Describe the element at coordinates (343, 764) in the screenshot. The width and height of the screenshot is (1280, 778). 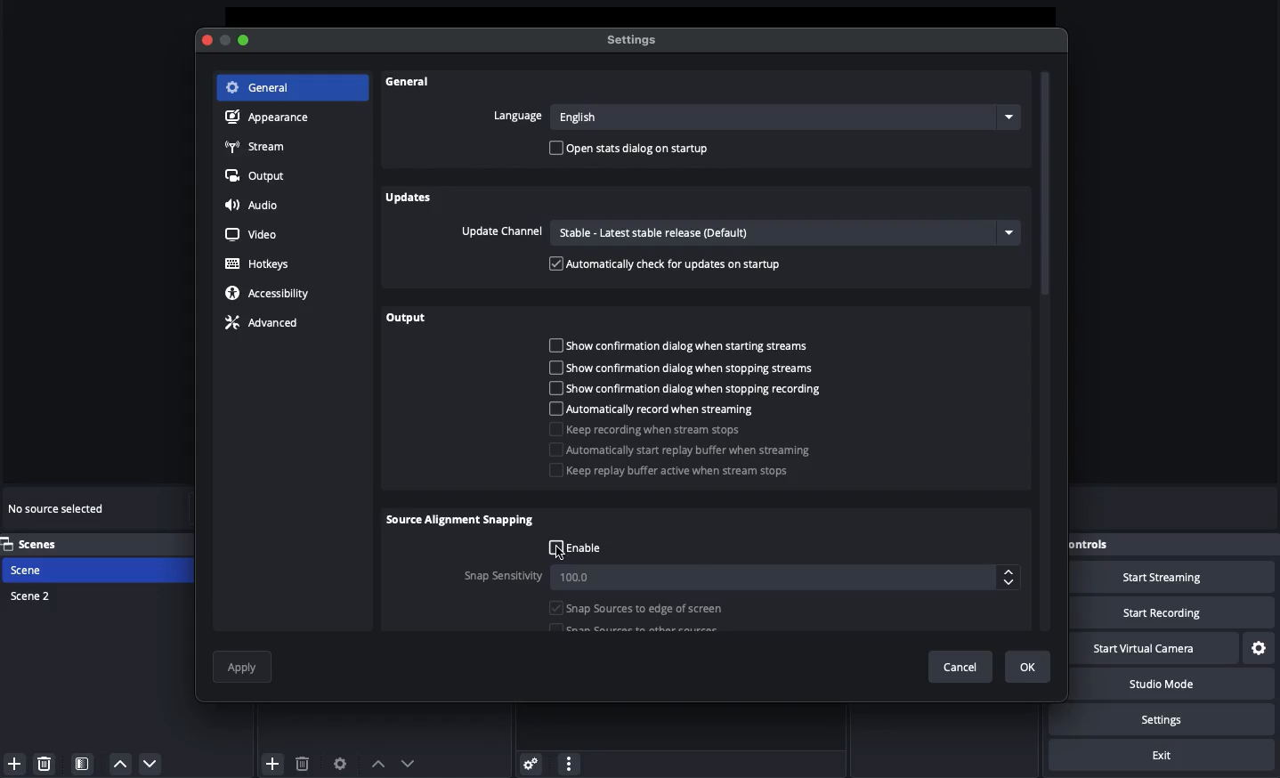
I see `Source preferences` at that location.